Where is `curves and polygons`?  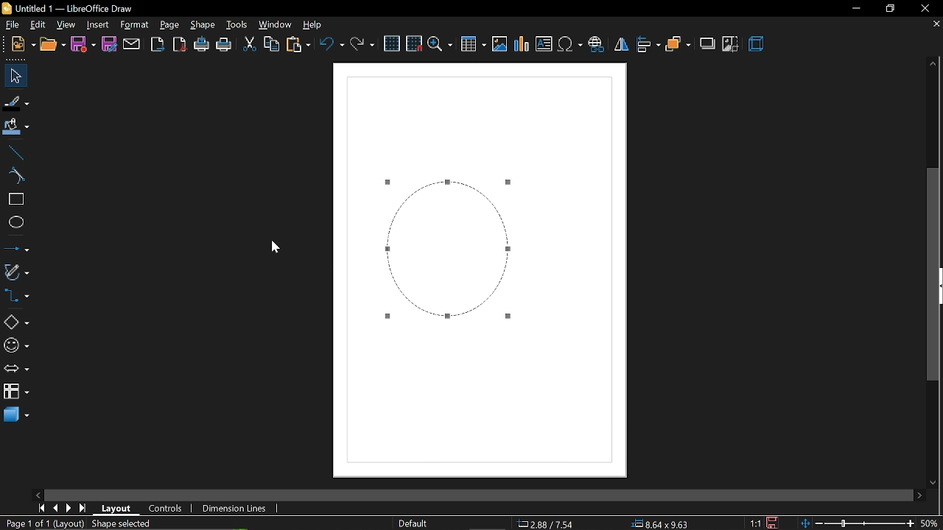 curves and polygons is located at coordinates (18, 272).